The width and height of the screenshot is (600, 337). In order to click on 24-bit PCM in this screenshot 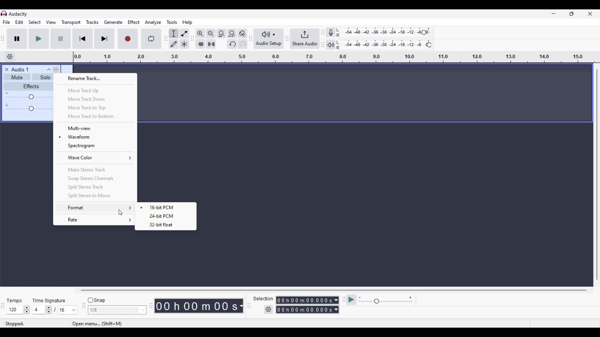, I will do `click(164, 216)`.